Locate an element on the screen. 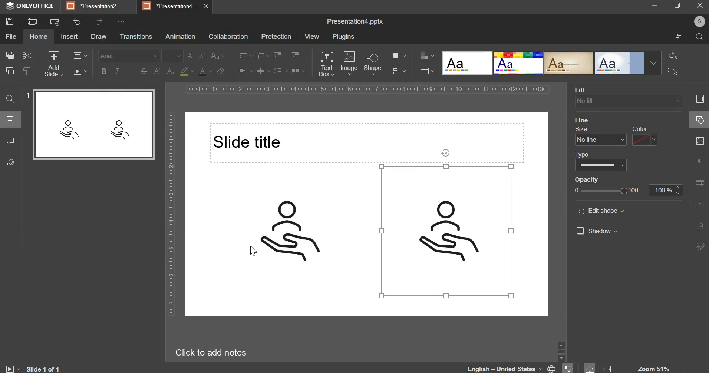 The width and height of the screenshot is (709, 373). vertical alignment is located at coordinates (263, 71).